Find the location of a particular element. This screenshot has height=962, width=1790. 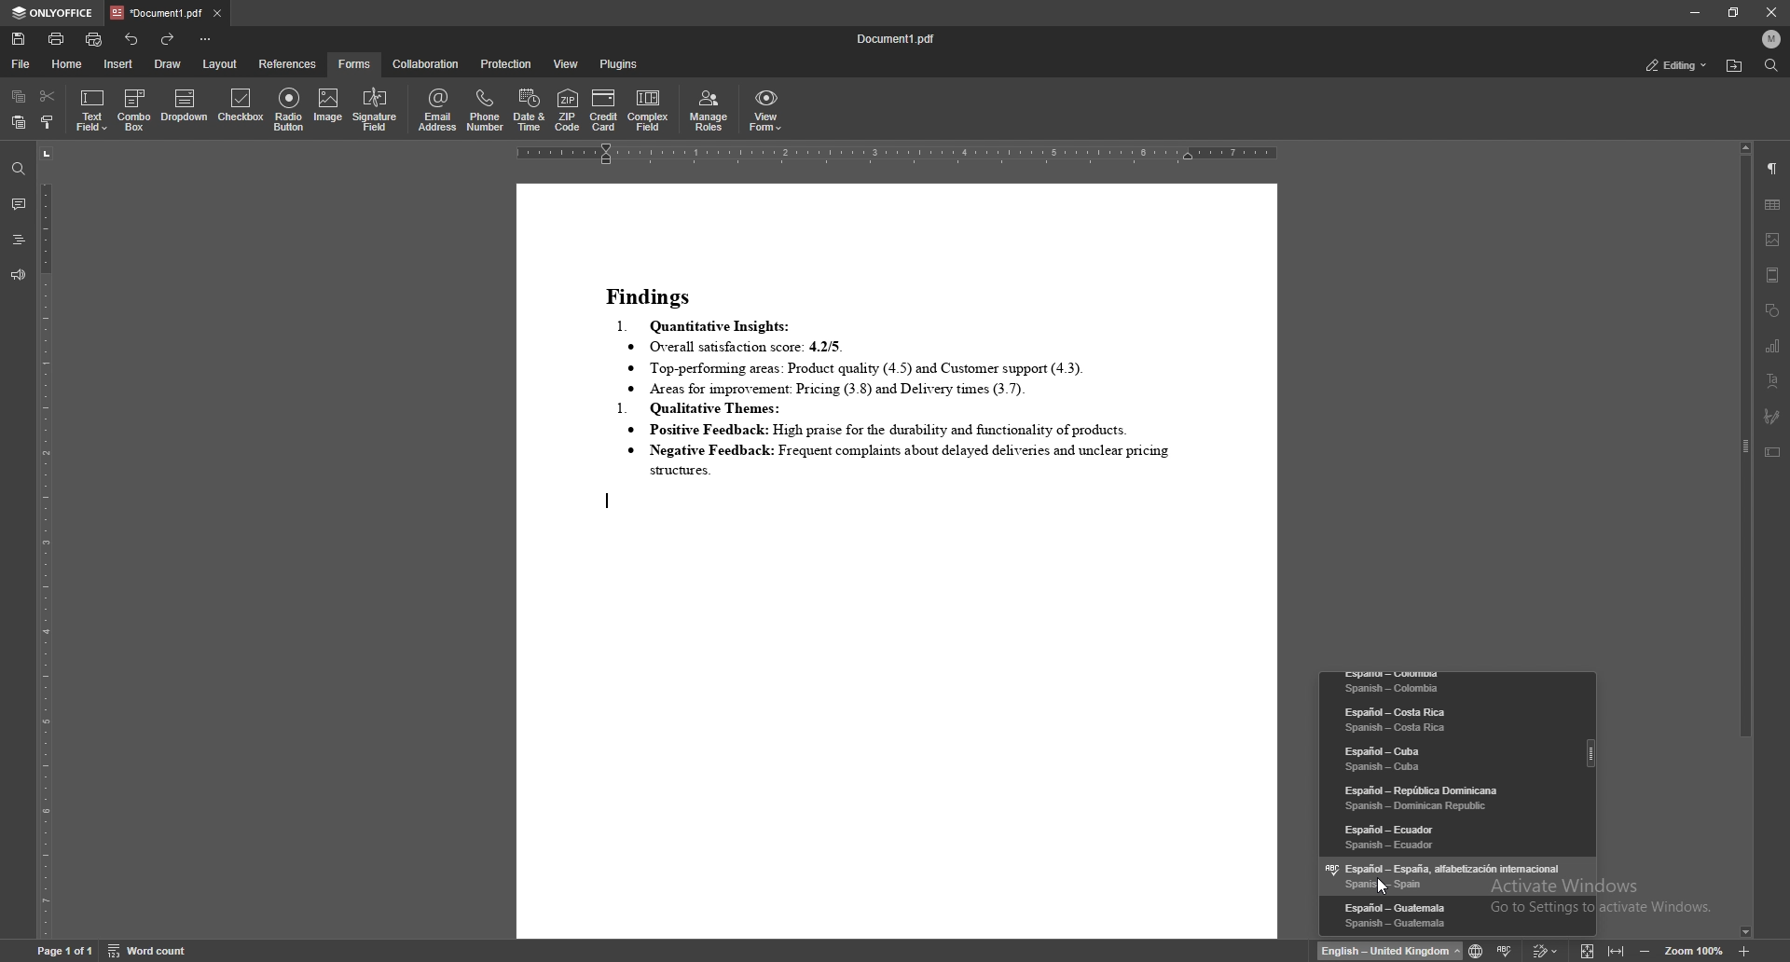

insert is located at coordinates (117, 63).